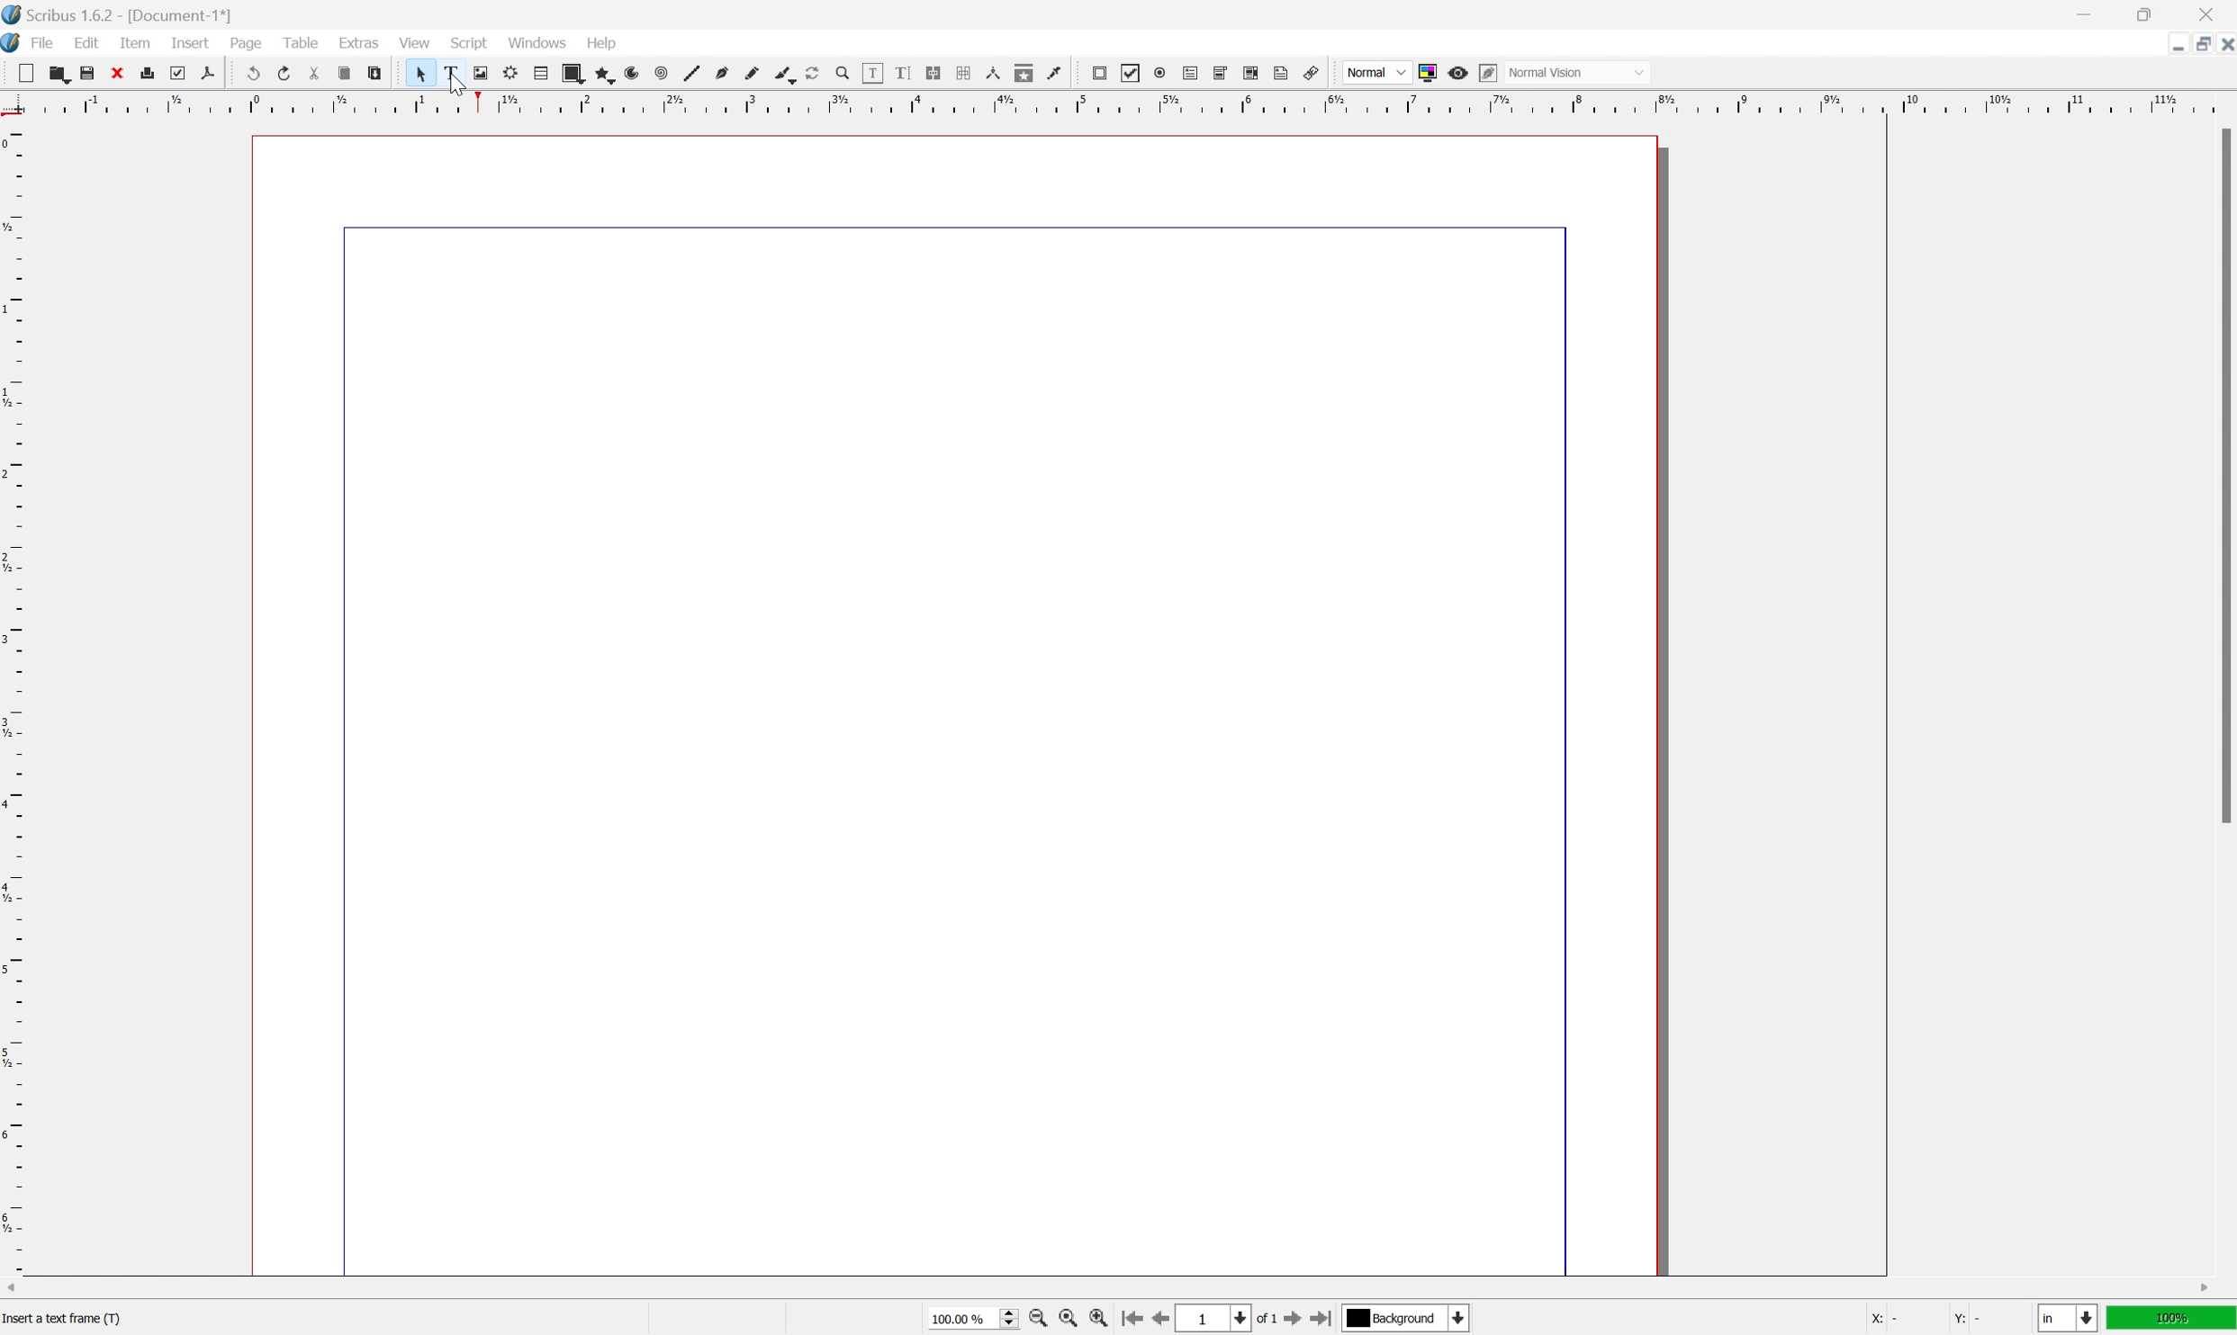 The height and width of the screenshot is (1335, 2237). I want to click on preflight verifier, so click(177, 72).